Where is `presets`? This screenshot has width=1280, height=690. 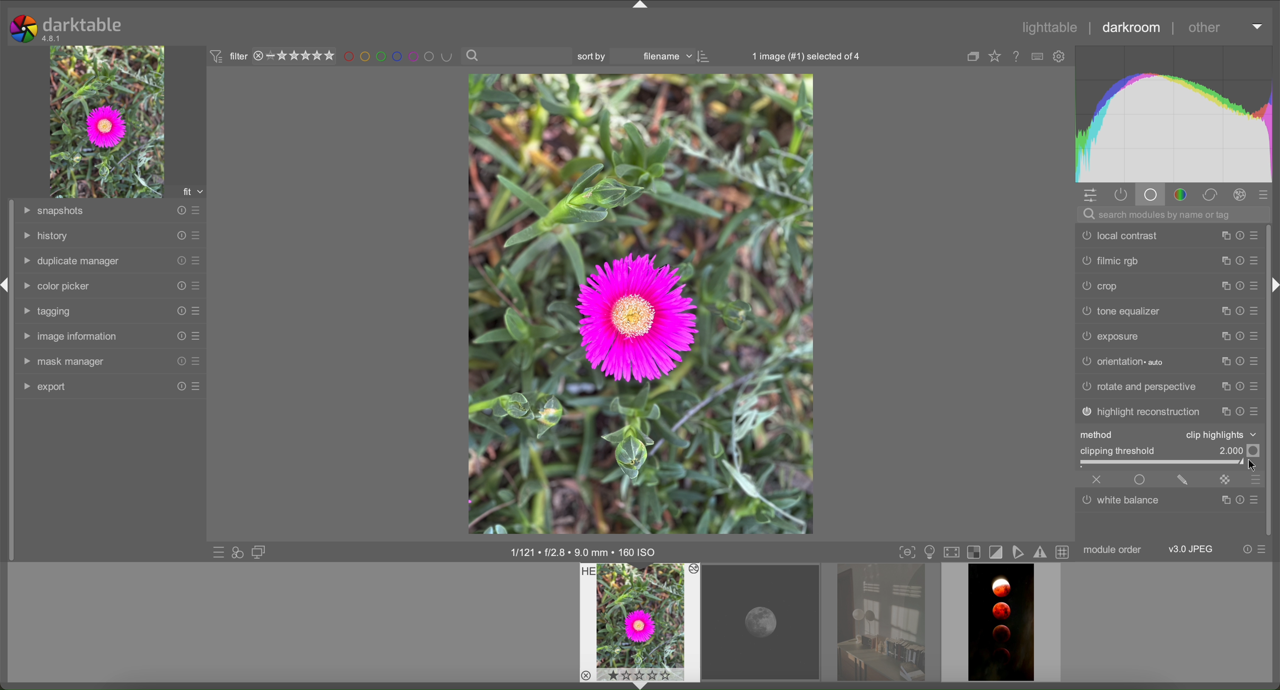
presets is located at coordinates (195, 285).